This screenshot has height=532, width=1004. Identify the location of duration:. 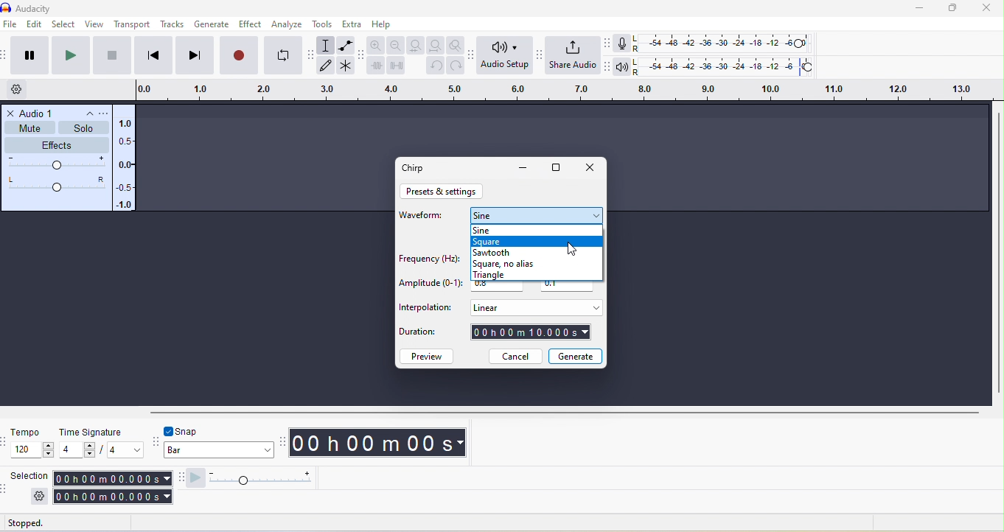
(426, 335).